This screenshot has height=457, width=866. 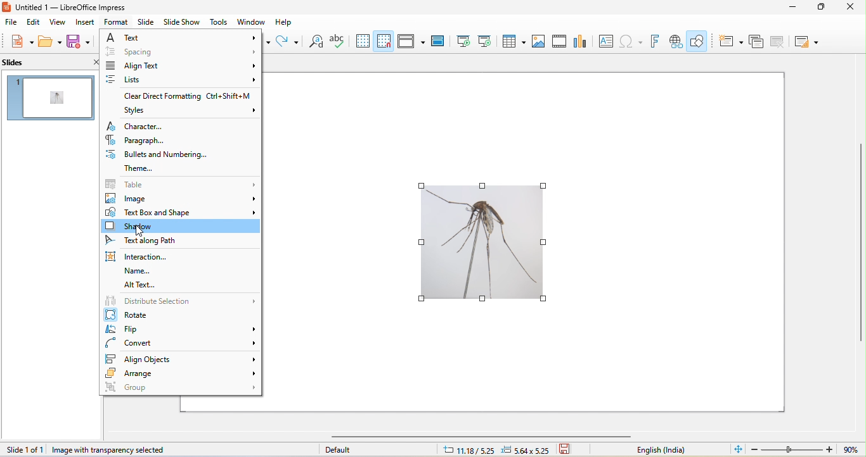 I want to click on tools, so click(x=218, y=23).